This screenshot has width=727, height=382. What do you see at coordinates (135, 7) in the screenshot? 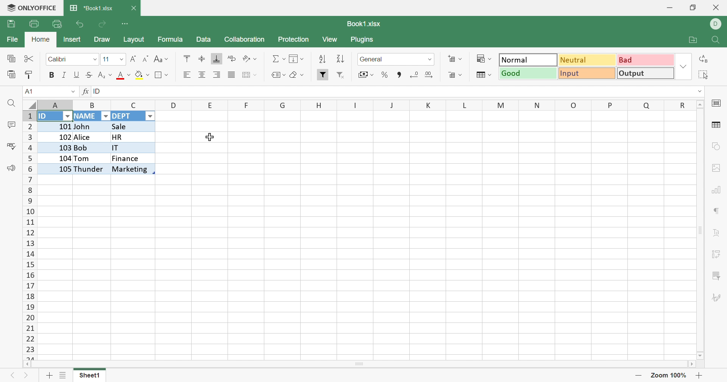
I see `Close` at bounding box center [135, 7].